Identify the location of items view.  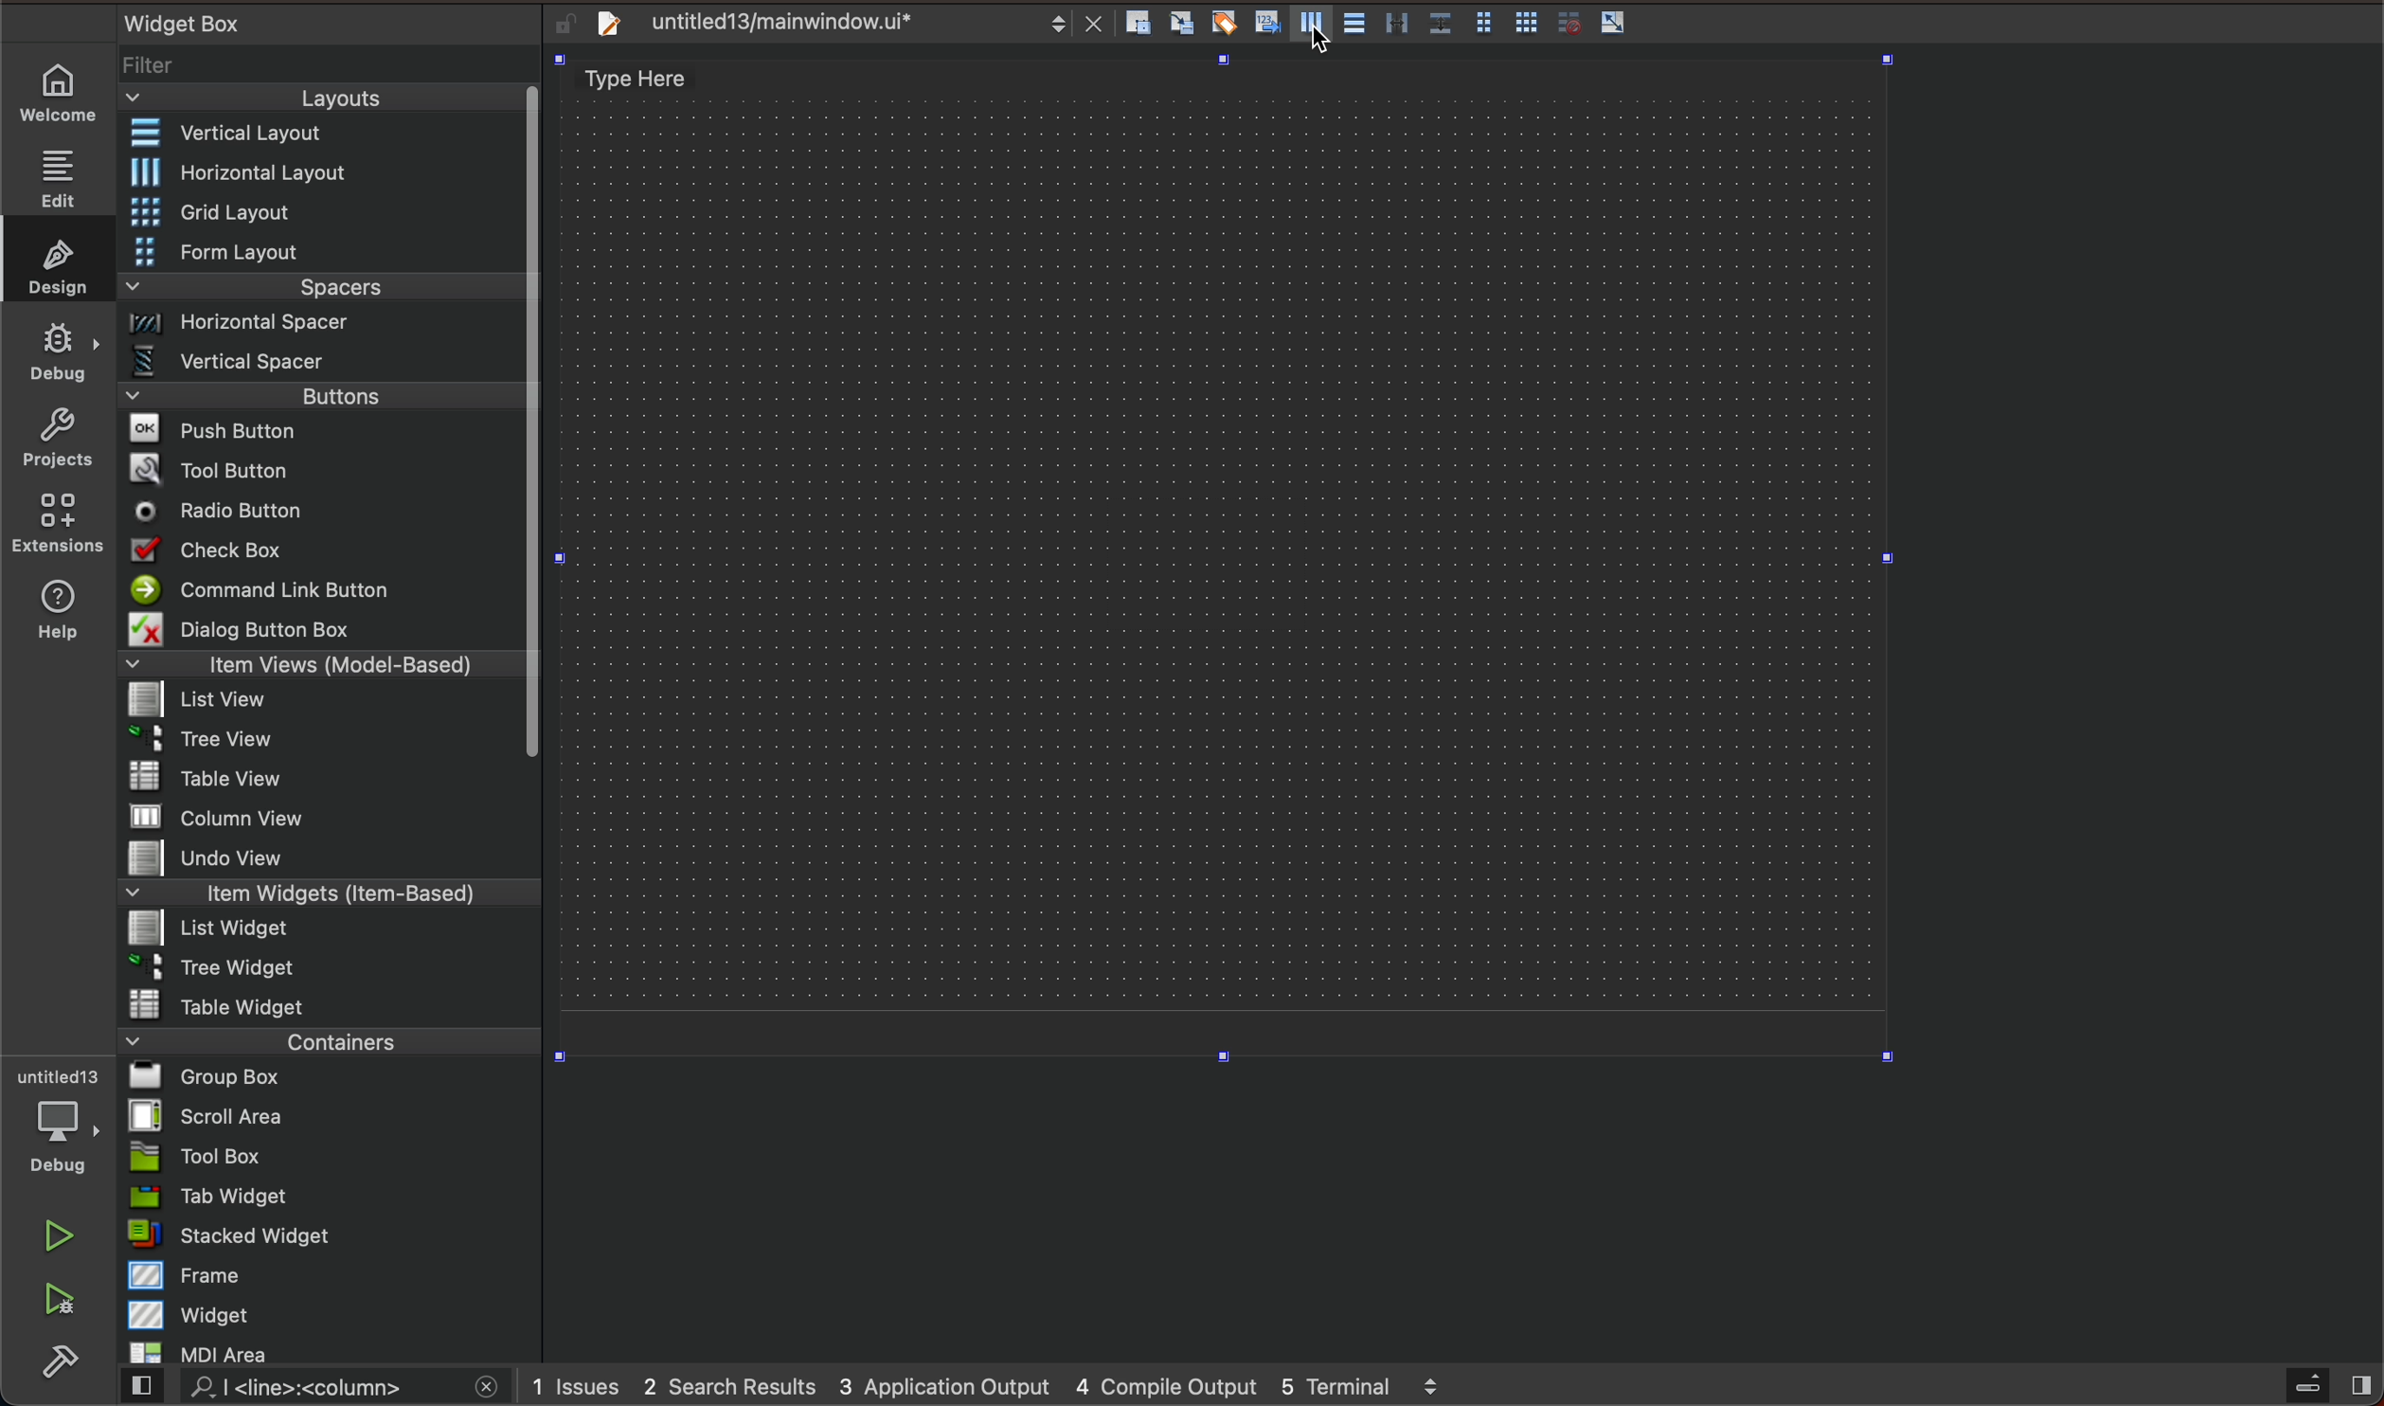
(323, 664).